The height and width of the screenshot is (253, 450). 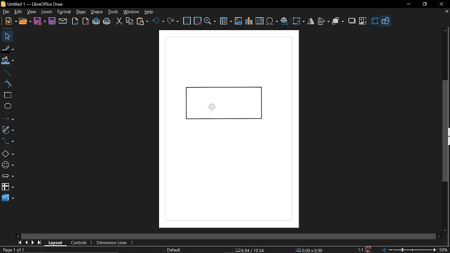 I want to click on Page style (Default), so click(x=174, y=249).